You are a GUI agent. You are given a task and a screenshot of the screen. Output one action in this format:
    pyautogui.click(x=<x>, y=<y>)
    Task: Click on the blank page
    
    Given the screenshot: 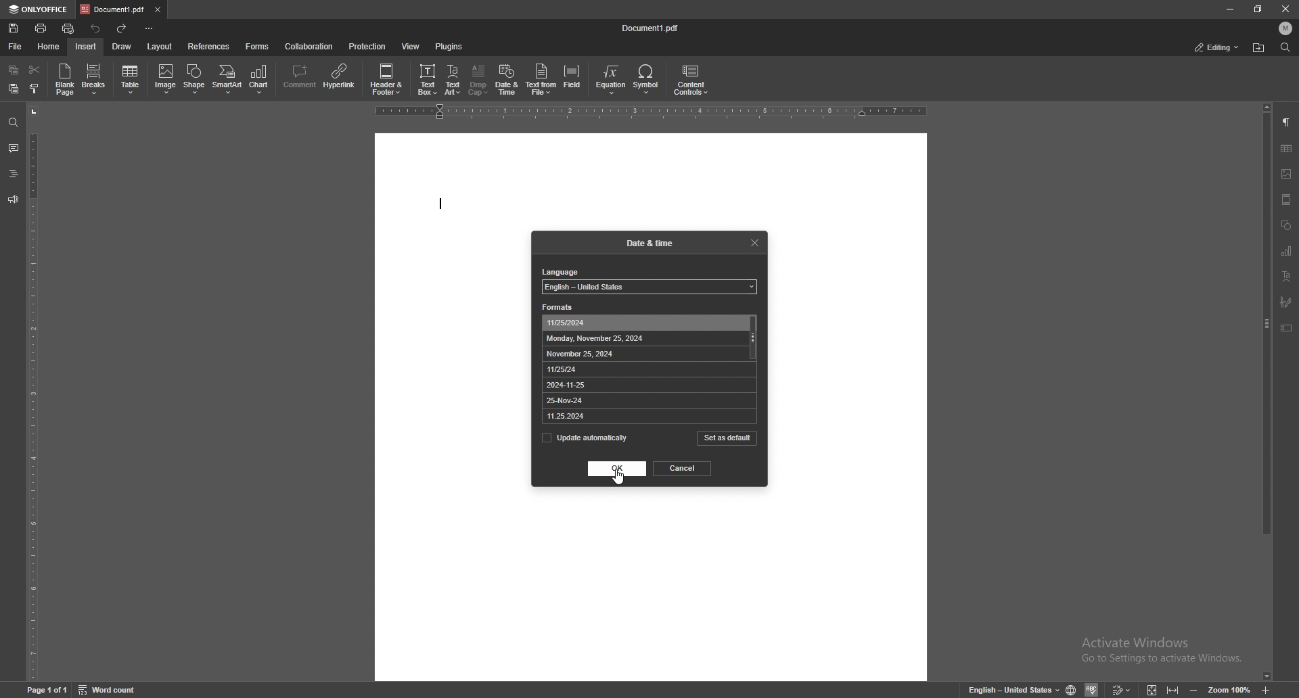 What is the action you would take?
    pyautogui.click(x=65, y=80)
    